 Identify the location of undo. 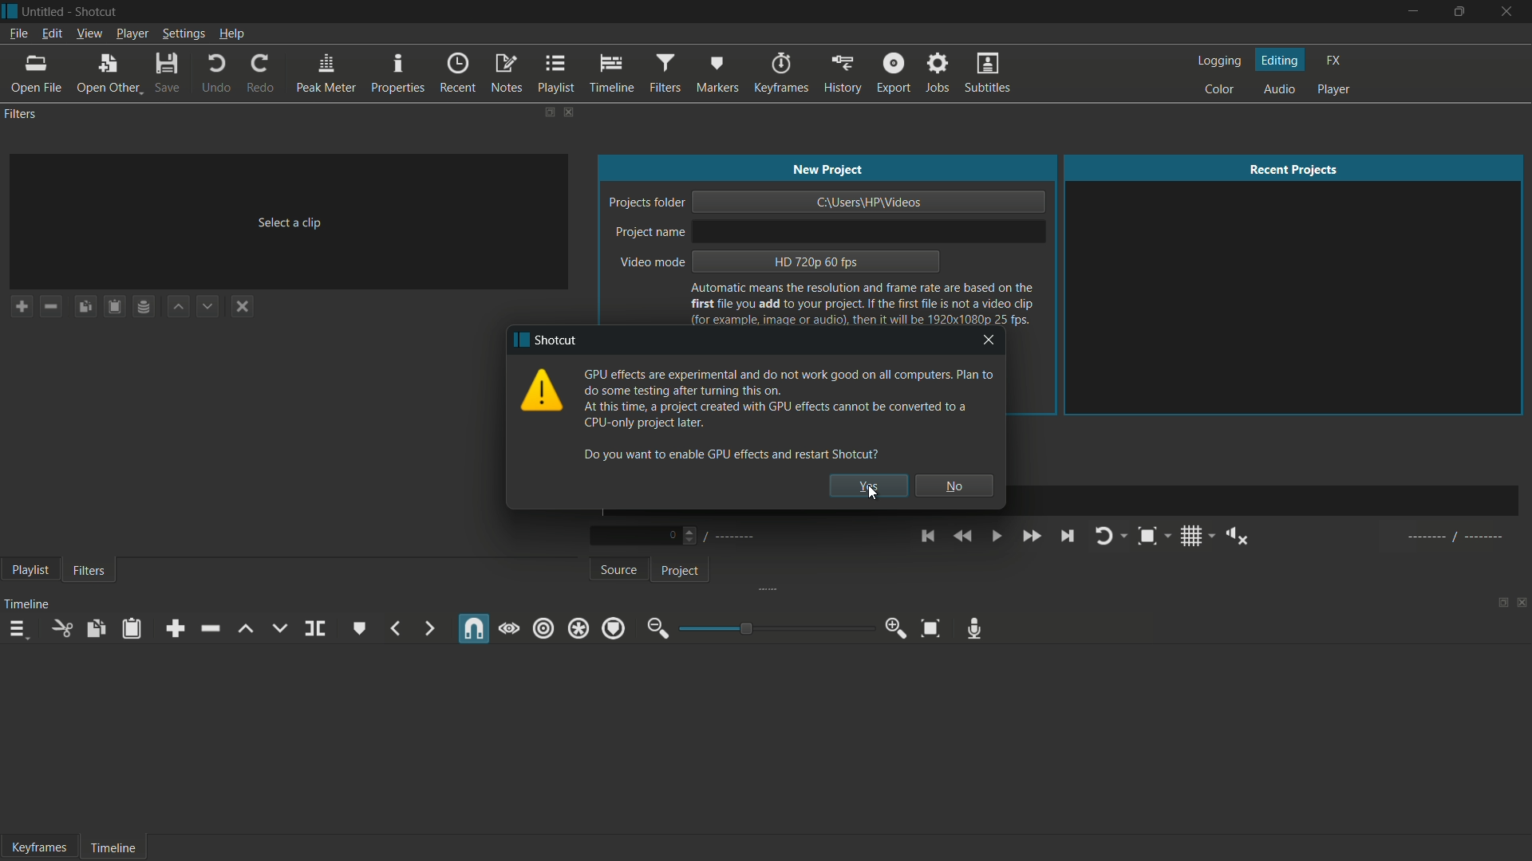
(219, 74).